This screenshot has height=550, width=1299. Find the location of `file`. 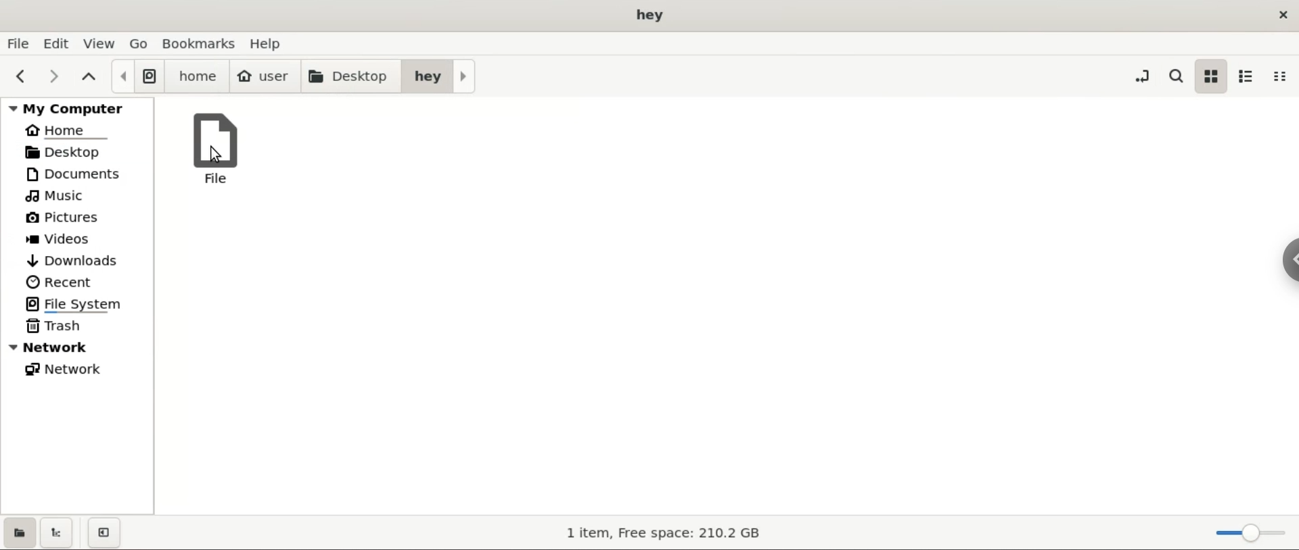

file is located at coordinates (212, 151).